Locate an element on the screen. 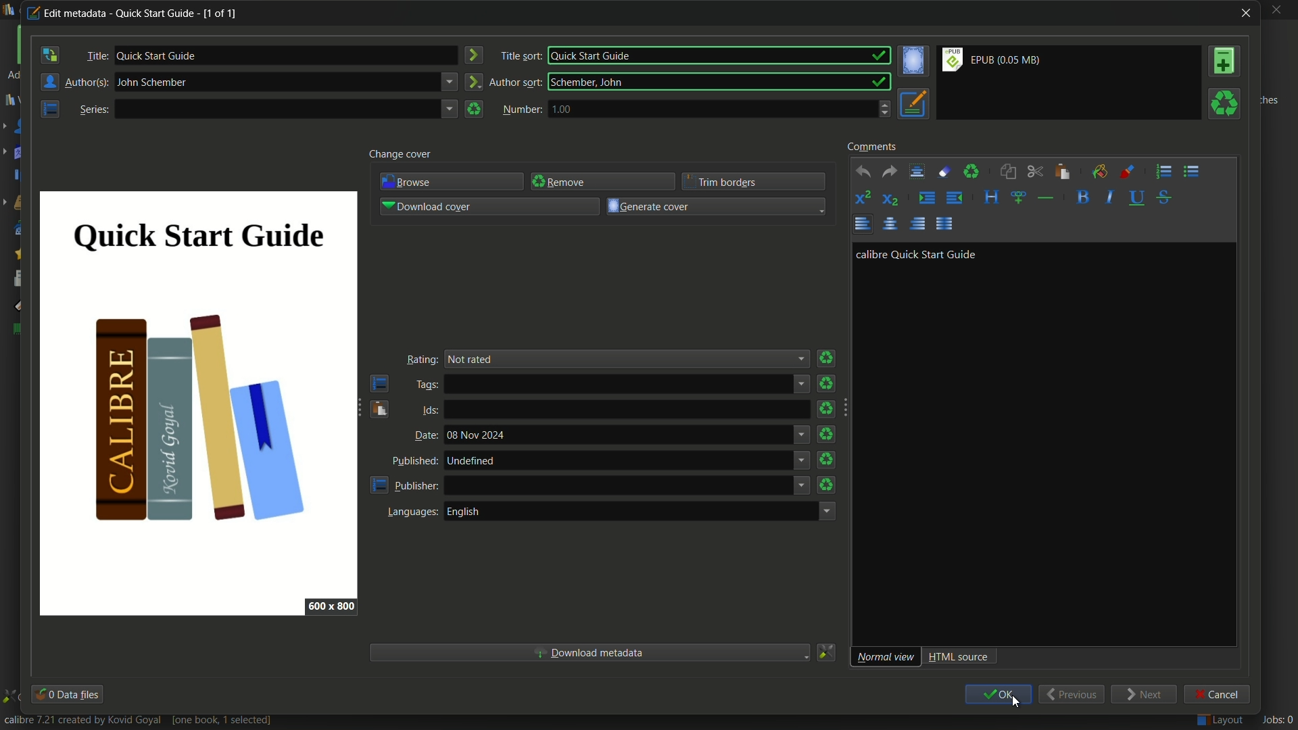 This screenshot has width=1298, height=730. file is located at coordinates (1007, 62).